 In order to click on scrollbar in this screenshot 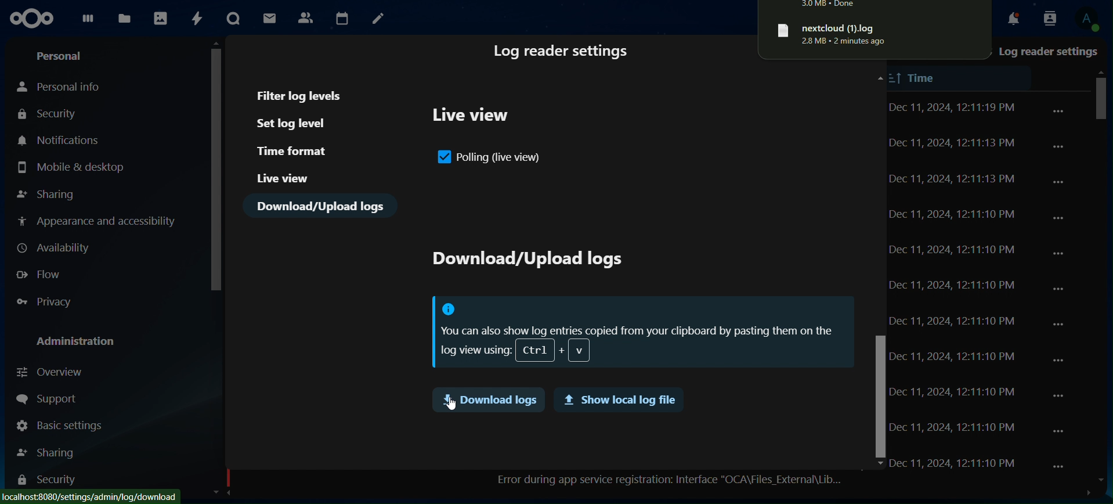, I will do `click(1101, 111)`.